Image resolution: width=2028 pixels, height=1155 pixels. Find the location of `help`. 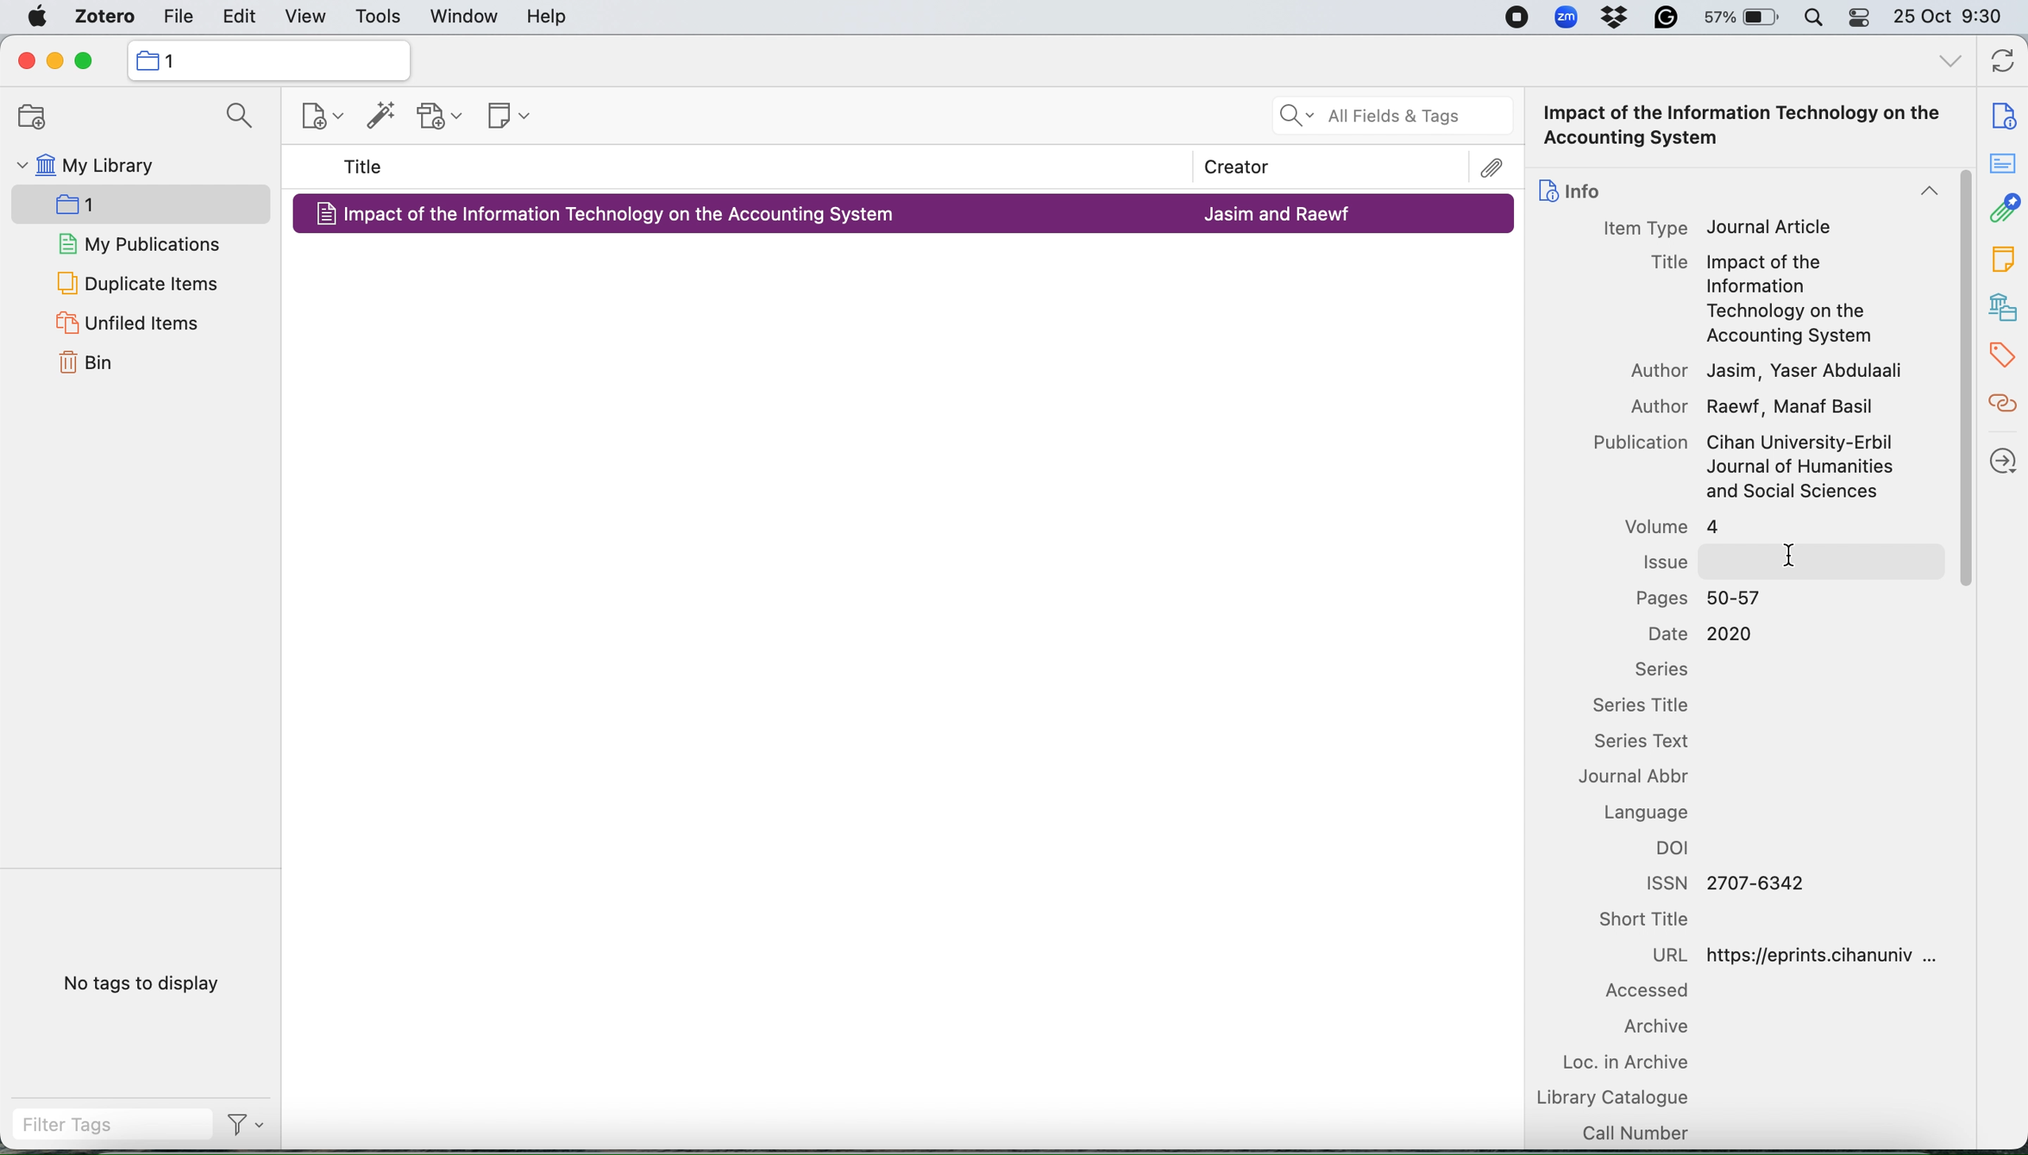

help is located at coordinates (552, 17).